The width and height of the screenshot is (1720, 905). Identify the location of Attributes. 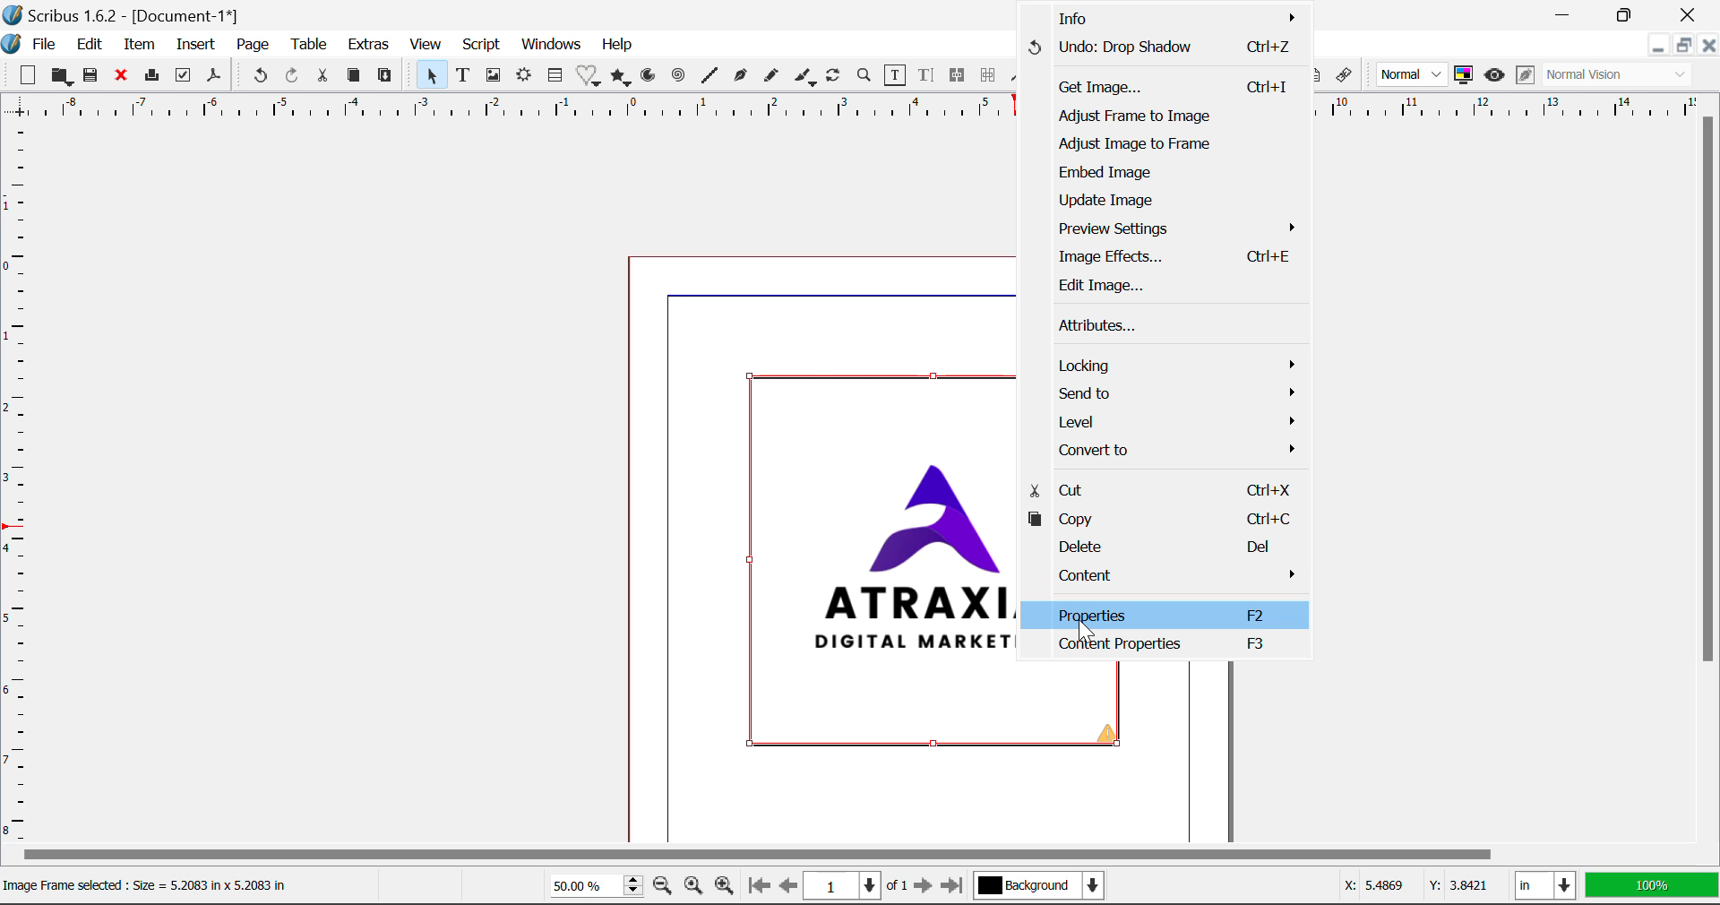
(1179, 326).